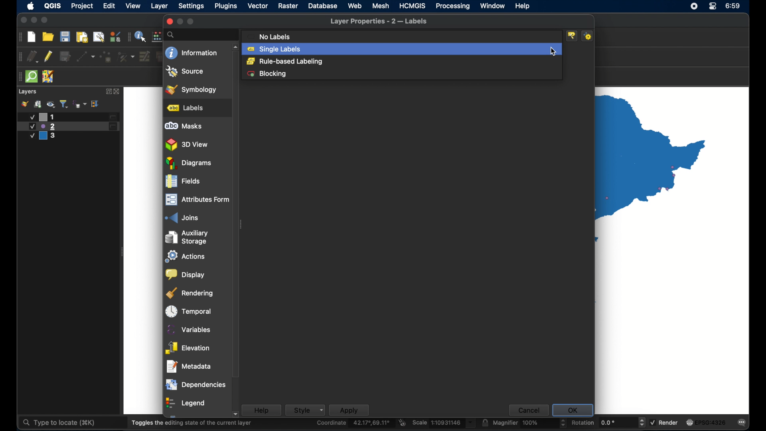 This screenshot has width=766, height=431. I want to click on drag handle, so click(19, 57).